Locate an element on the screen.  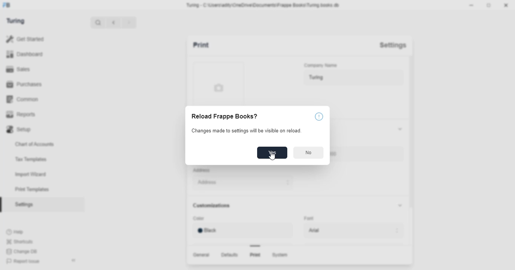
Print is located at coordinates (210, 44).